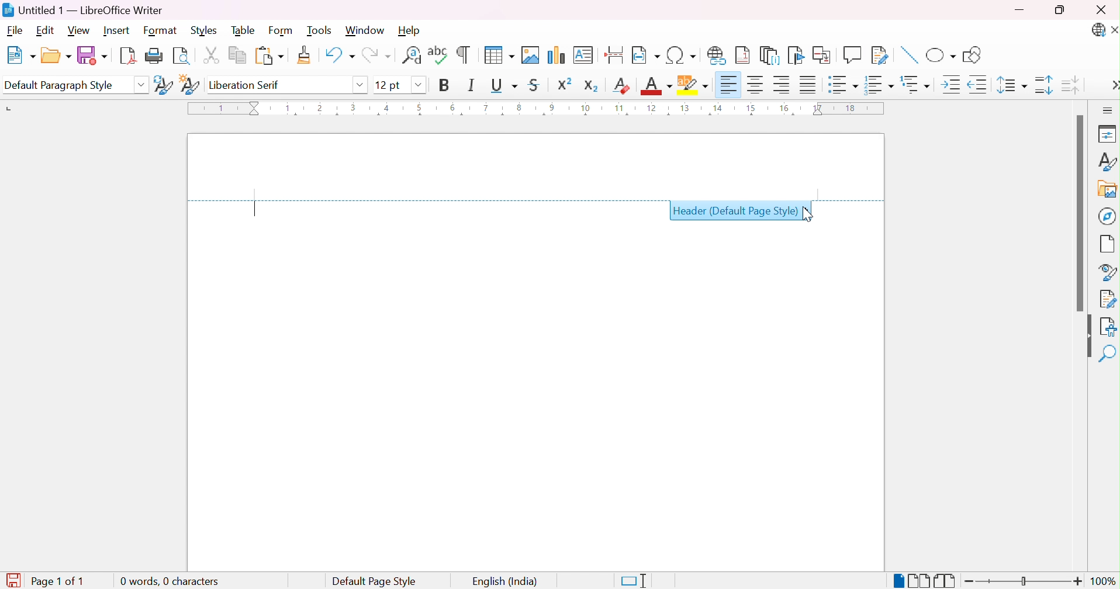 This screenshot has width=1120, height=589. Describe the element at coordinates (282, 31) in the screenshot. I see `Form` at that location.